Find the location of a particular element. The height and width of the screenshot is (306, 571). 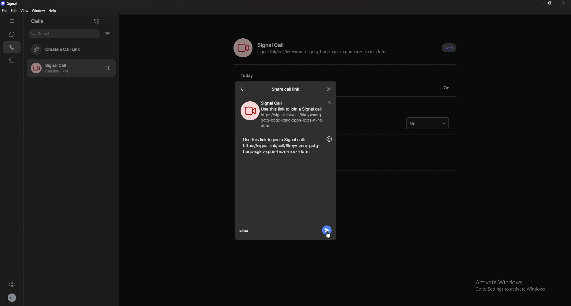

on is located at coordinates (427, 123).